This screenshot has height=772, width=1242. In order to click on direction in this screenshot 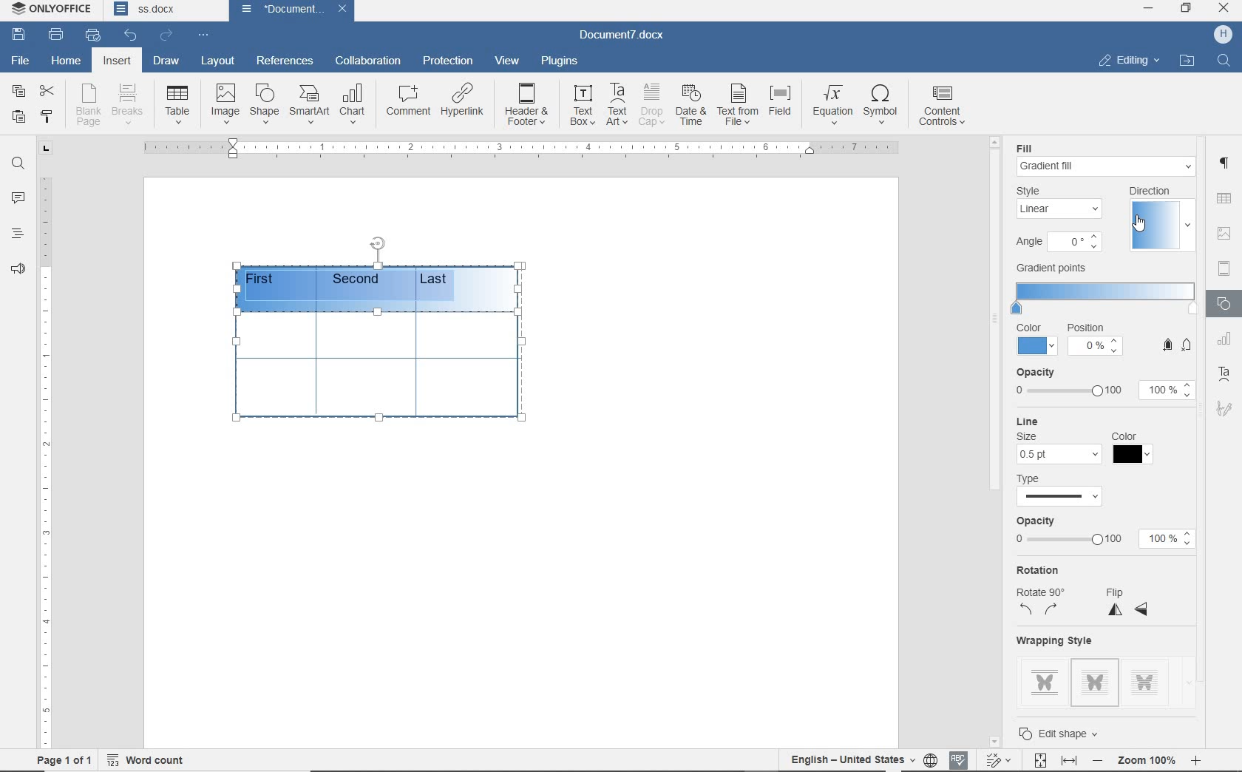, I will do `click(1157, 191)`.